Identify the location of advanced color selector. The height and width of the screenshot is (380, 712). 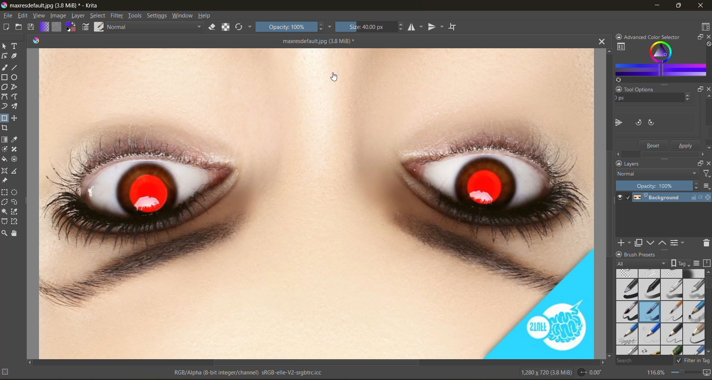
(660, 60).